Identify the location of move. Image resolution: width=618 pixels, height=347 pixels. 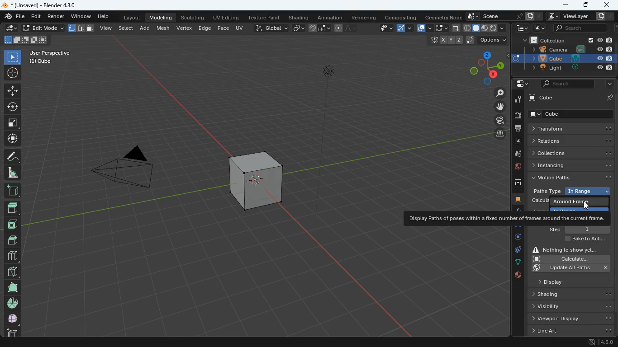
(496, 107).